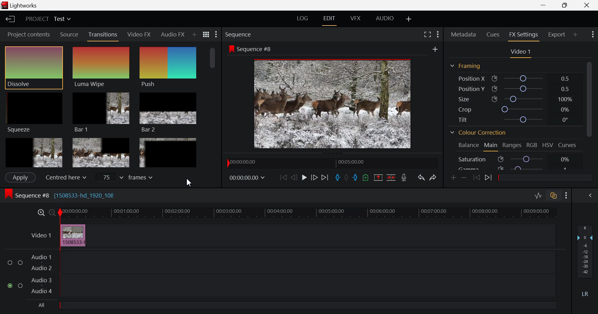  I want to click on Sequence#8 [1508533-hd_1920_108, so click(65, 195).